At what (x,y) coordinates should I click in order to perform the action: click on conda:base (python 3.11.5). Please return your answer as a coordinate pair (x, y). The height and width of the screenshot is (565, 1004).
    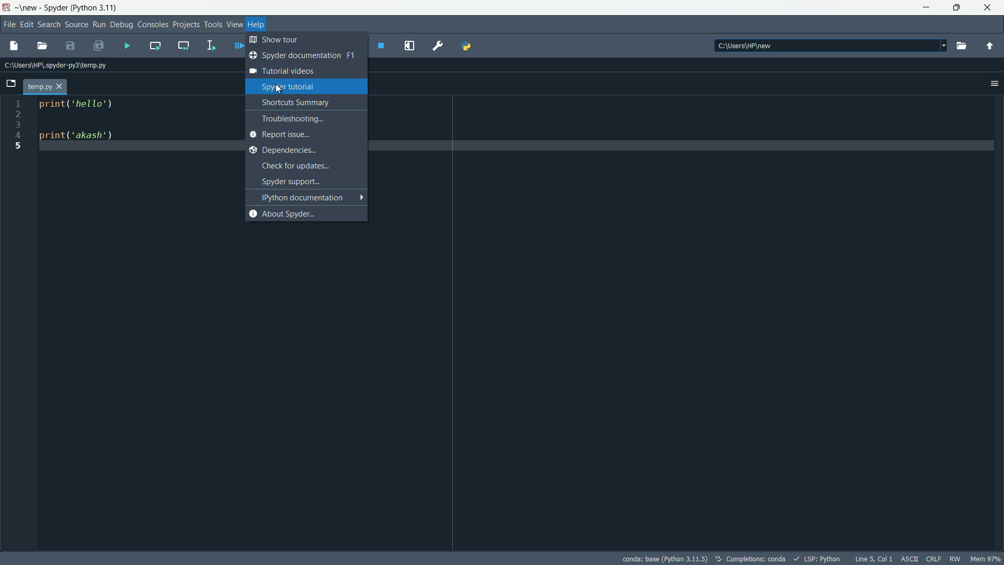
    Looking at the image, I should click on (663, 559).